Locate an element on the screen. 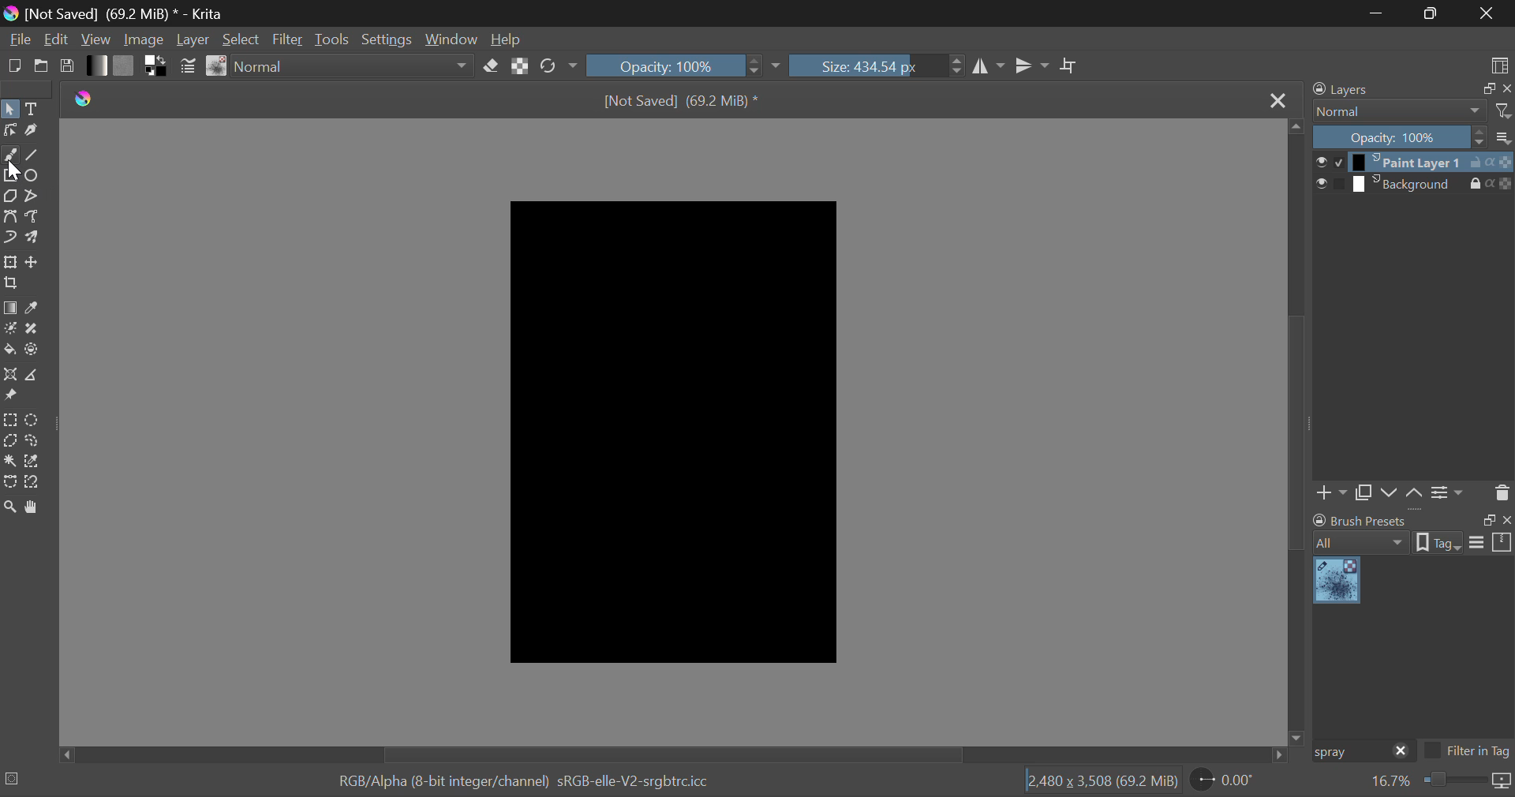 The height and width of the screenshot is (797, 1515). Close is located at coordinates (1487, 13).